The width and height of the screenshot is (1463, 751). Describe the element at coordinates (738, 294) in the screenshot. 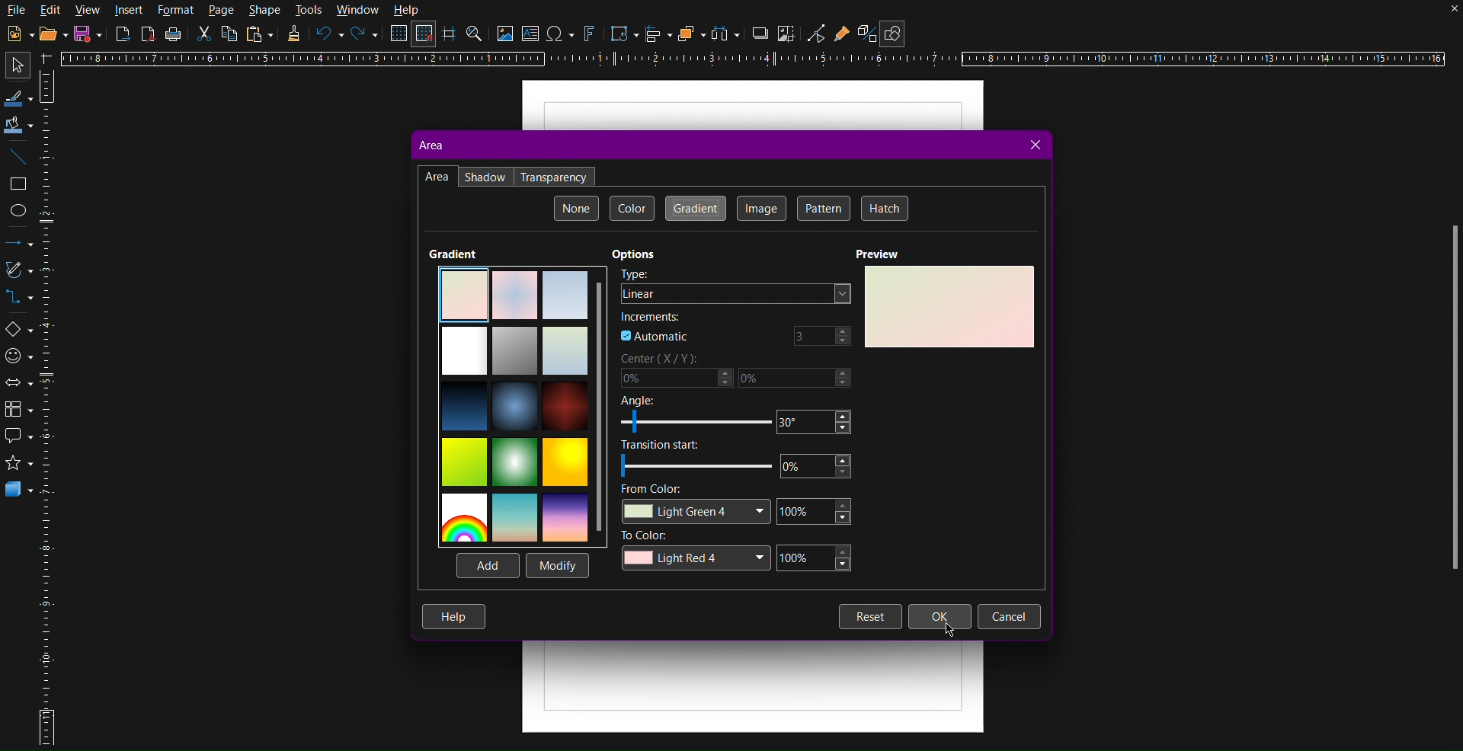

I see `Linear` at that location.